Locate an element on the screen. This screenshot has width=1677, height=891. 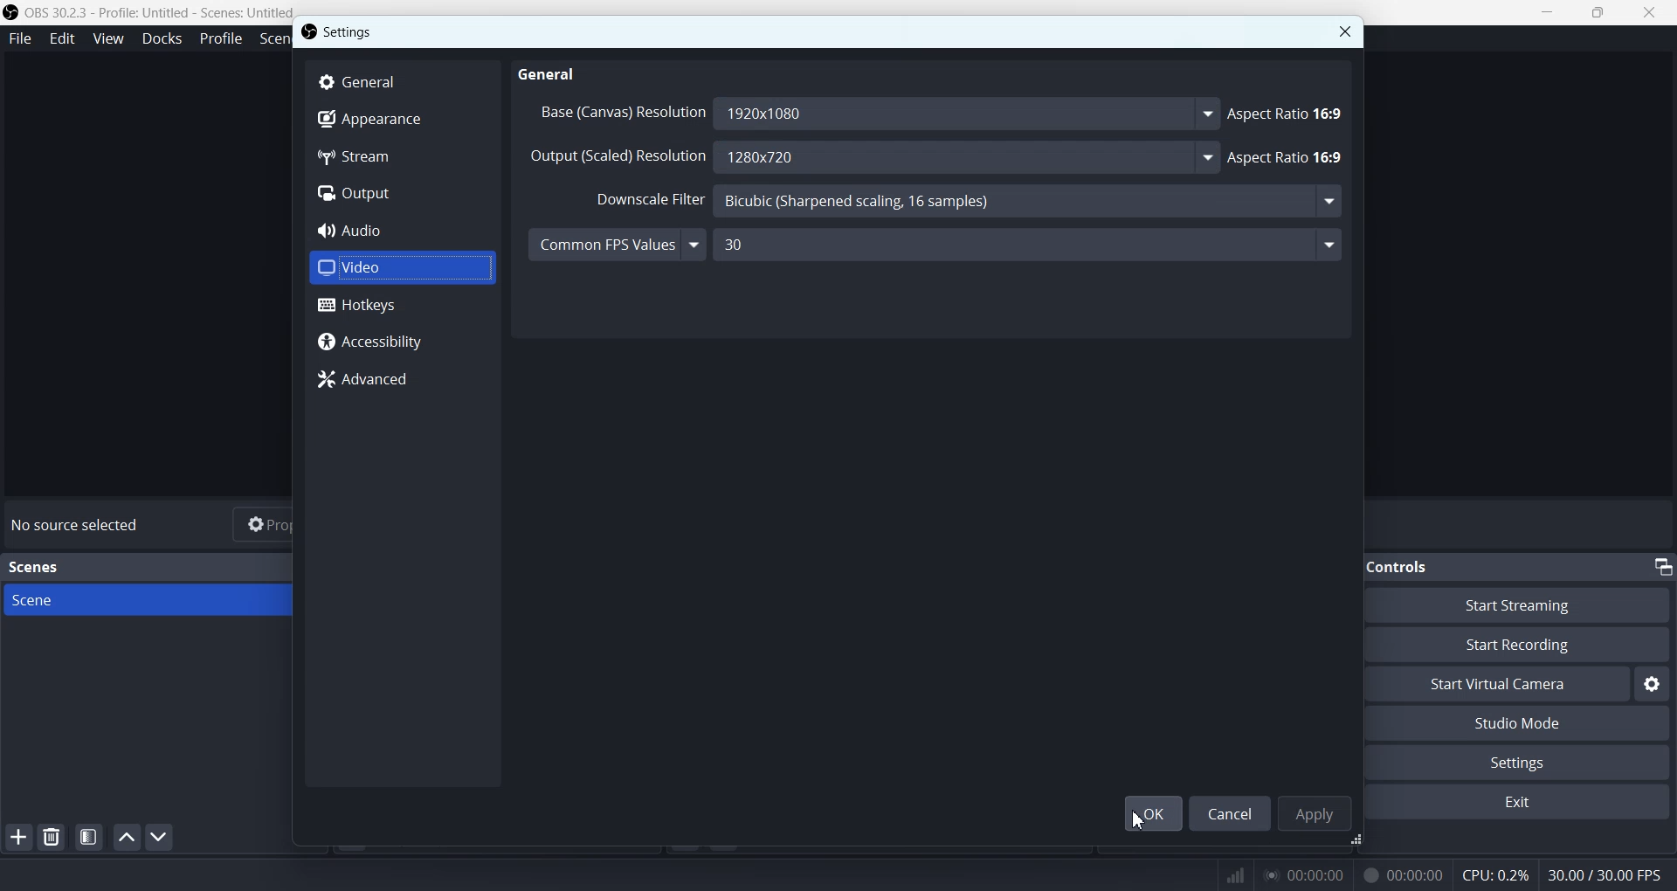
Base (Canvas) Resolution is located at coordinates (618, 112).